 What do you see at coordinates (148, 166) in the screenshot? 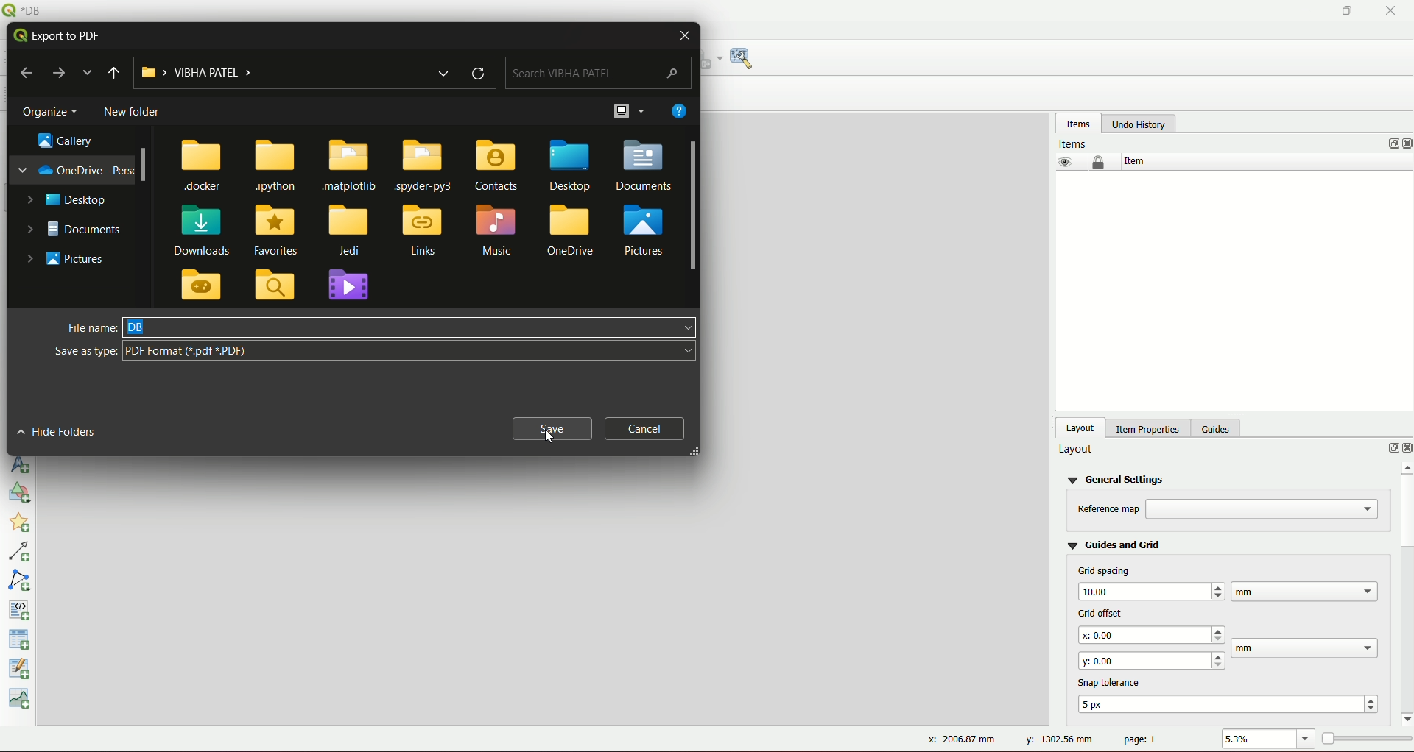
I see `scroll` at bounding box center [148, 166].